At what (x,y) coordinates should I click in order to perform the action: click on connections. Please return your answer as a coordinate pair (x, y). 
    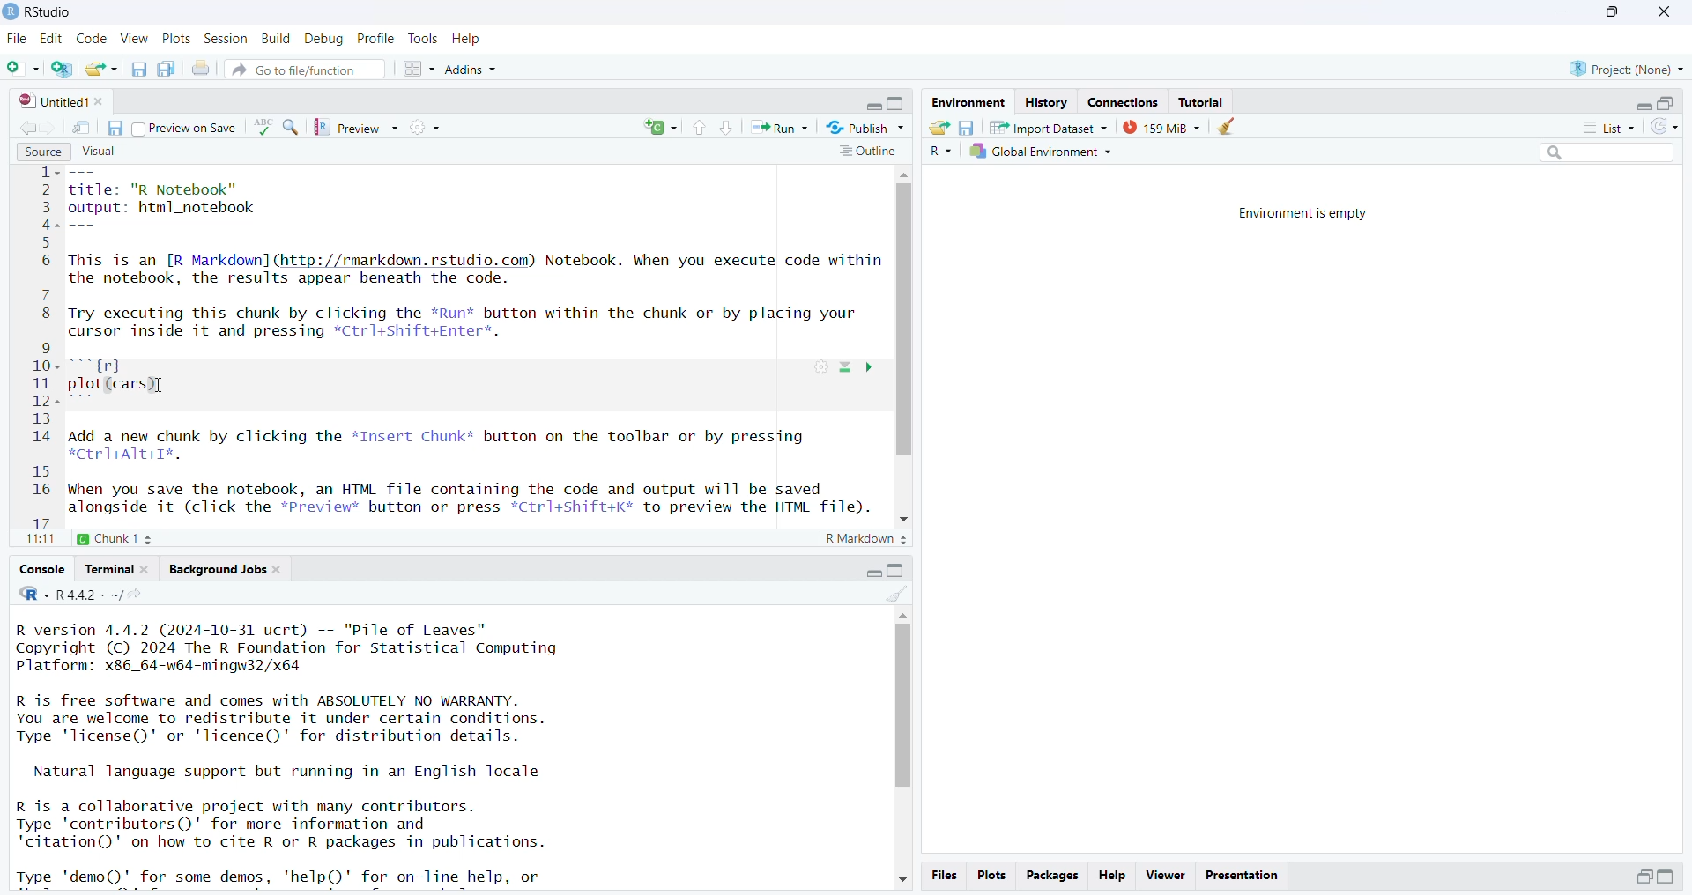
    Looking at the image, I should click on (1128, 101).